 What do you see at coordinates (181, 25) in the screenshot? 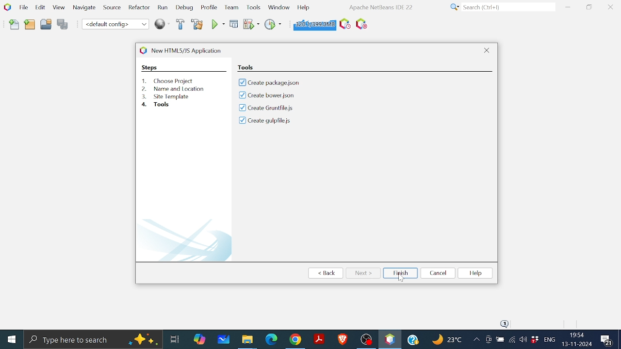
I see `Build project` at bounding box center [181, 25].